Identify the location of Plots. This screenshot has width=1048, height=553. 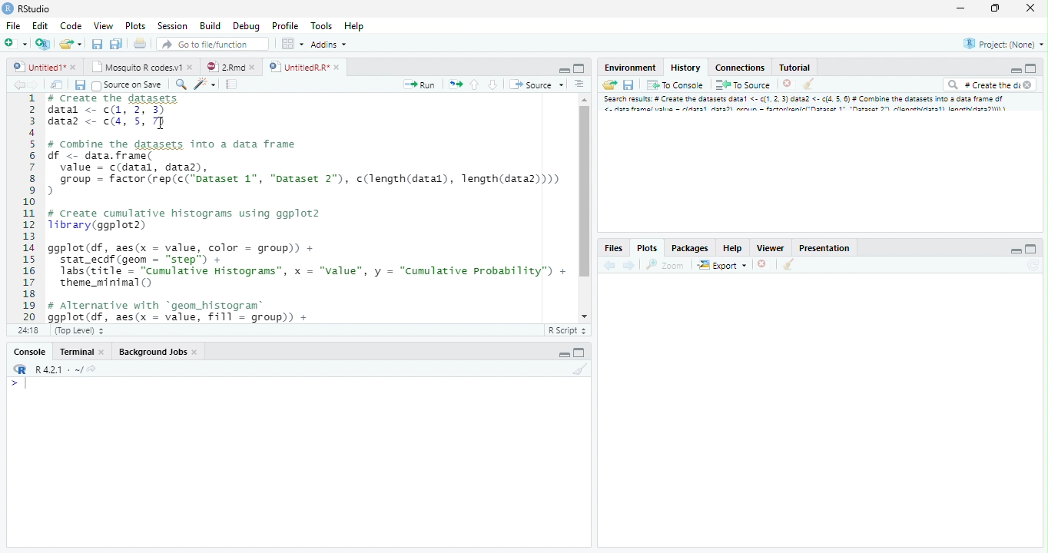
(646, 247).